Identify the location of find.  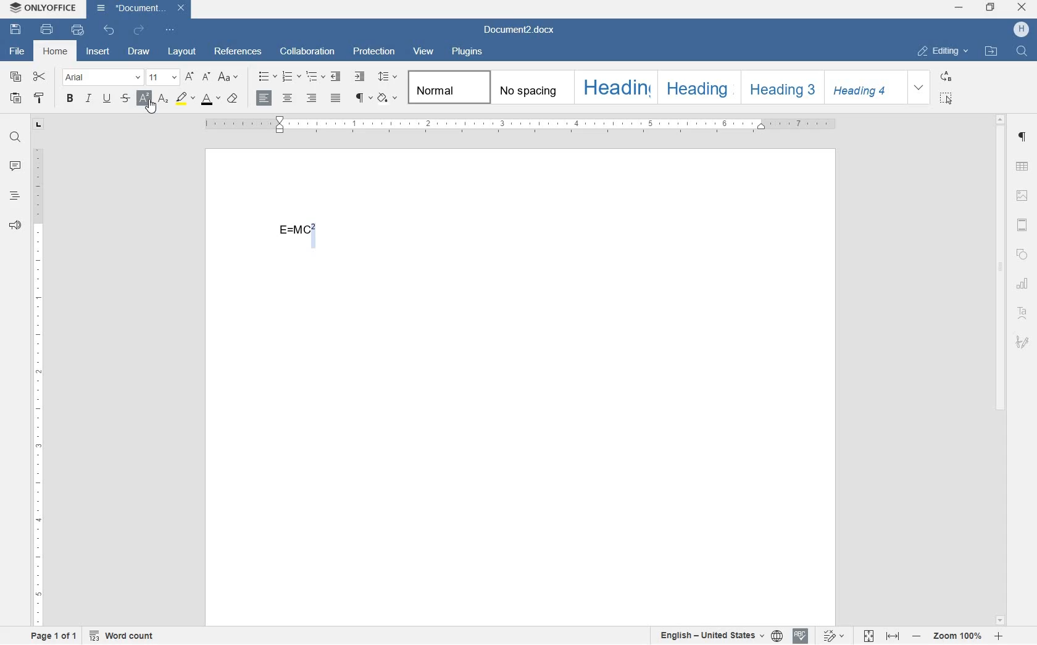
(17, 138).